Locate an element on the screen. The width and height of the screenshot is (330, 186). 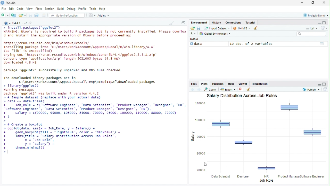
Global environment is located at coordinates (215, 33).